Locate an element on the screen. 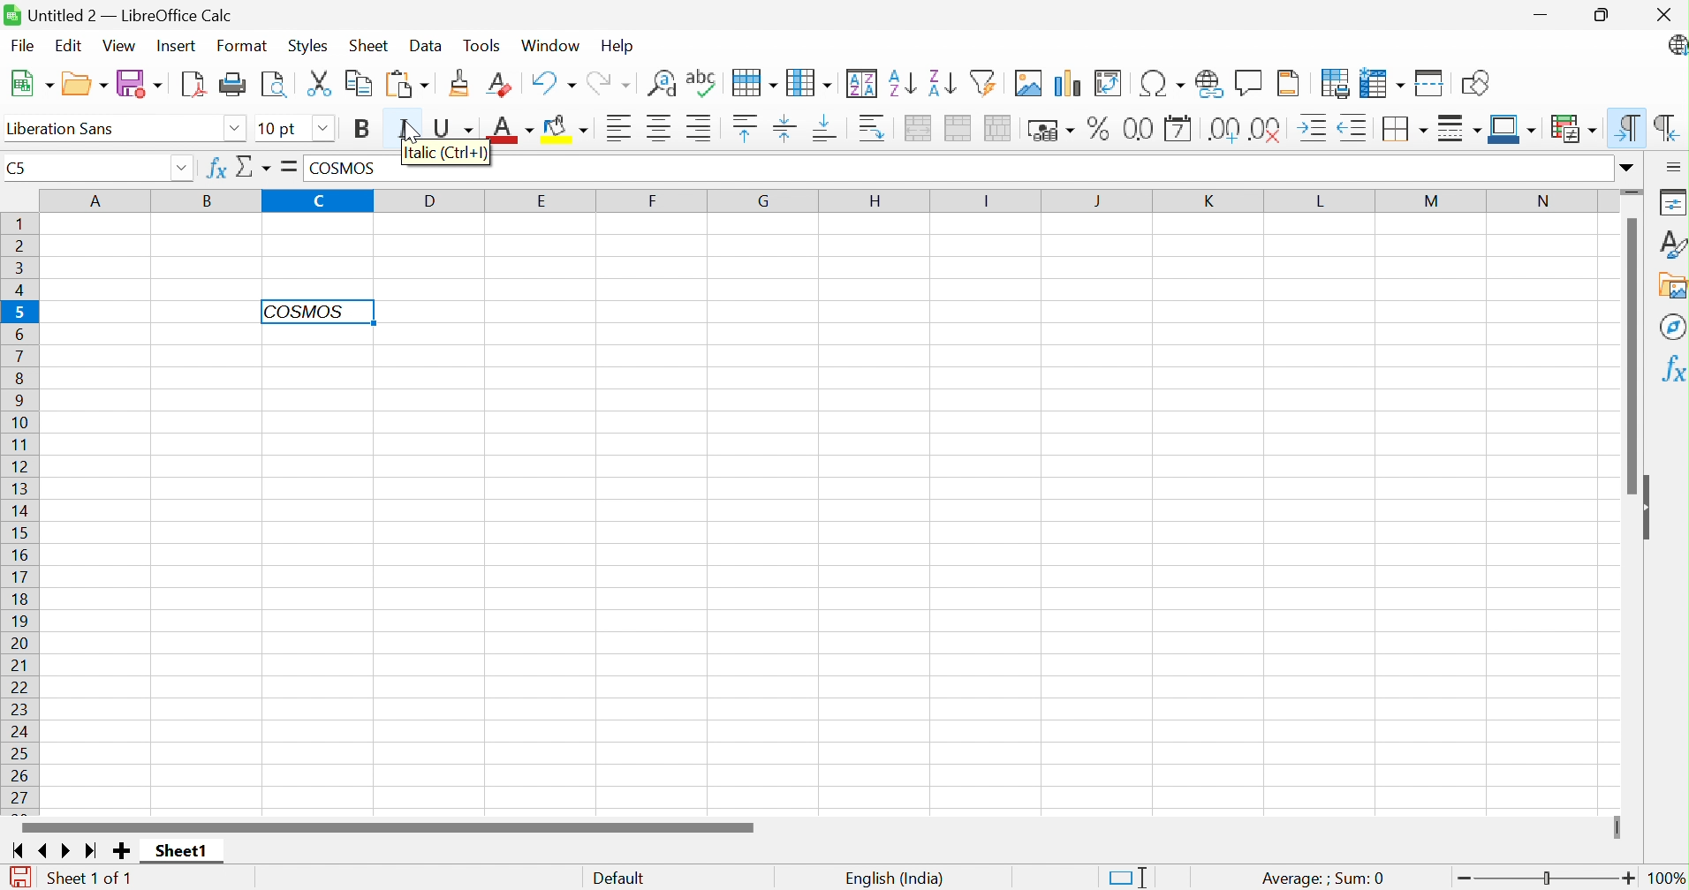  Sheet1 is located at coordinates (179, 851).